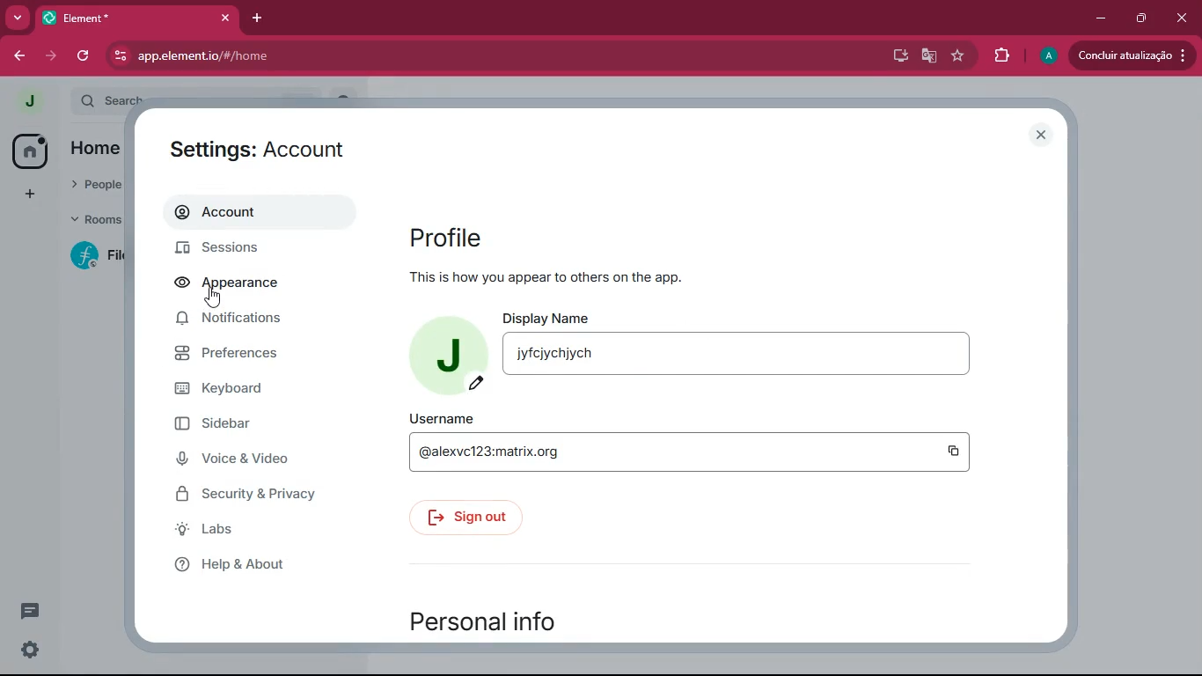 The image size is (1202, 676). What do you see at coordinates (237, 284) in the screenshot?
I see `appearance` at bounding box center [237, 284].